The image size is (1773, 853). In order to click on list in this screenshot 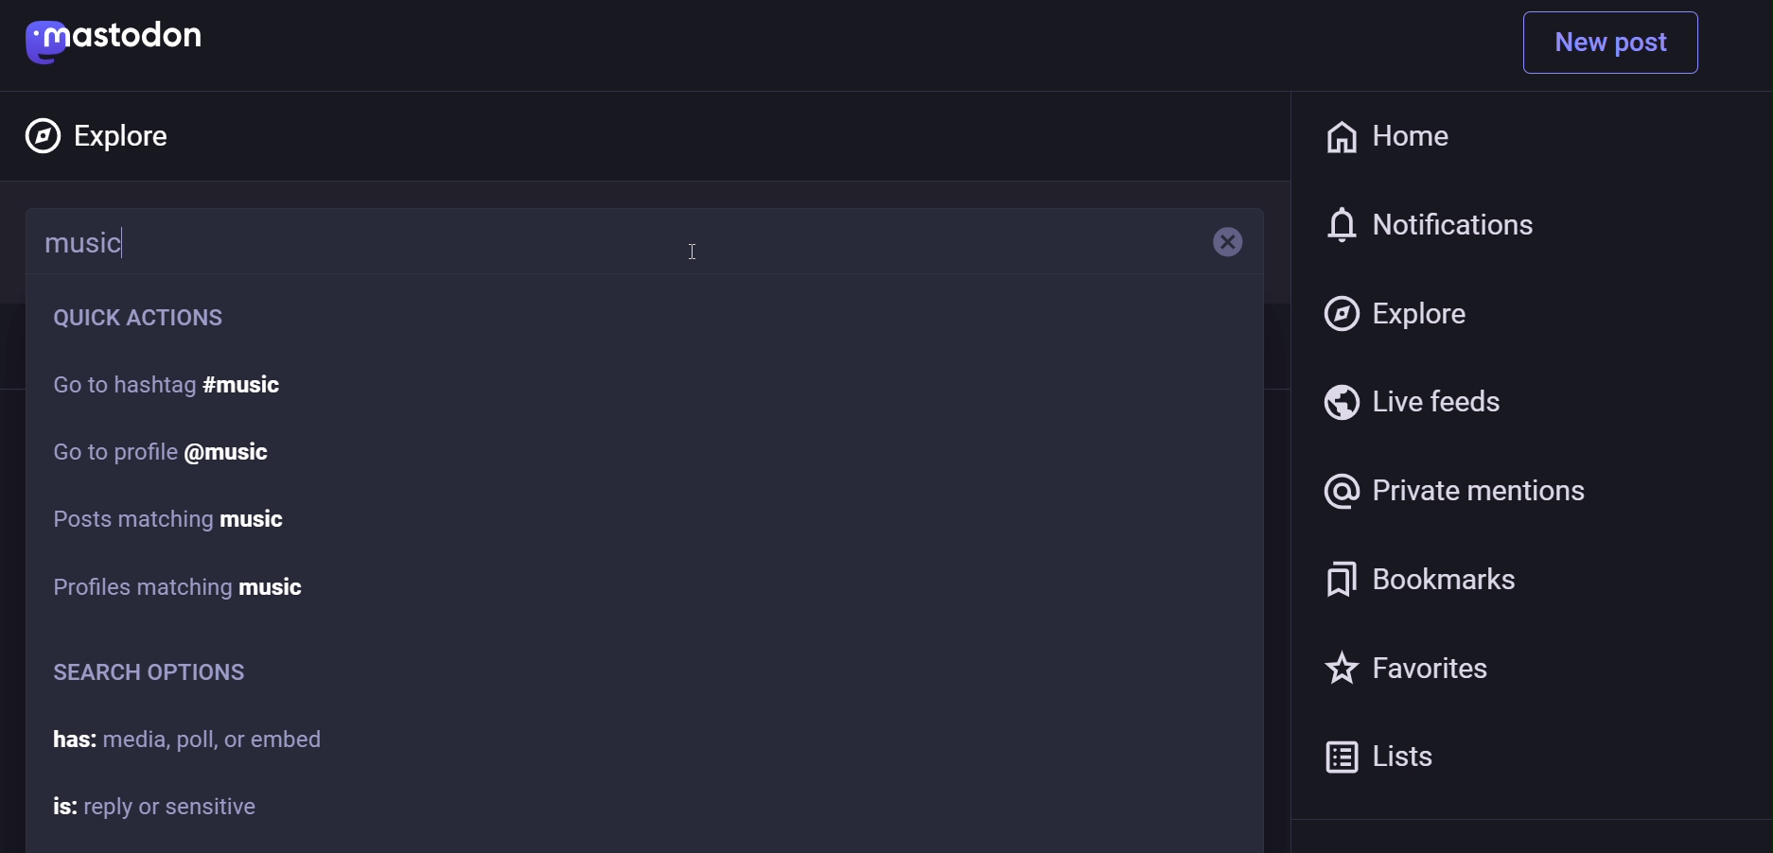, I will do `click(1384, 753)`.